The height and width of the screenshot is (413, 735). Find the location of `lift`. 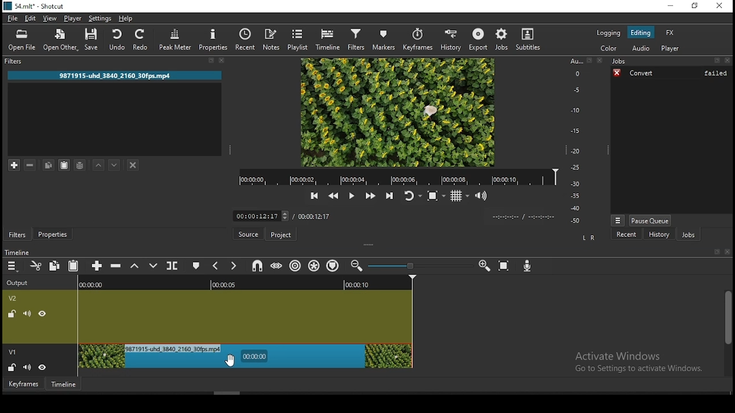

lift is located at coordinates (134, 267).